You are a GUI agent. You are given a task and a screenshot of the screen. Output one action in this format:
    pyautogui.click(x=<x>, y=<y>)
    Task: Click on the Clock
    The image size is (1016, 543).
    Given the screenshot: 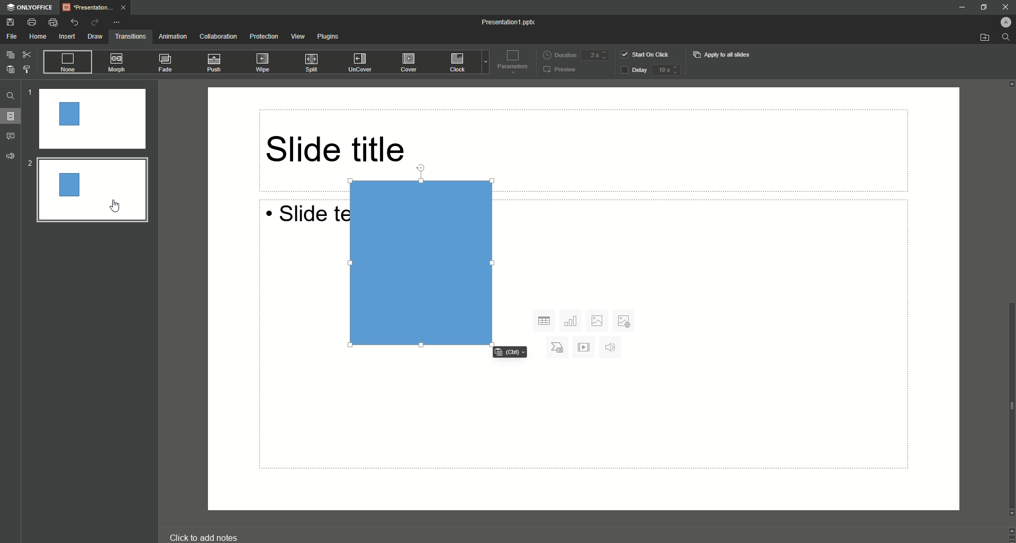 What is the action you would take?
    pyautogui.click(x=455, y=64)
    